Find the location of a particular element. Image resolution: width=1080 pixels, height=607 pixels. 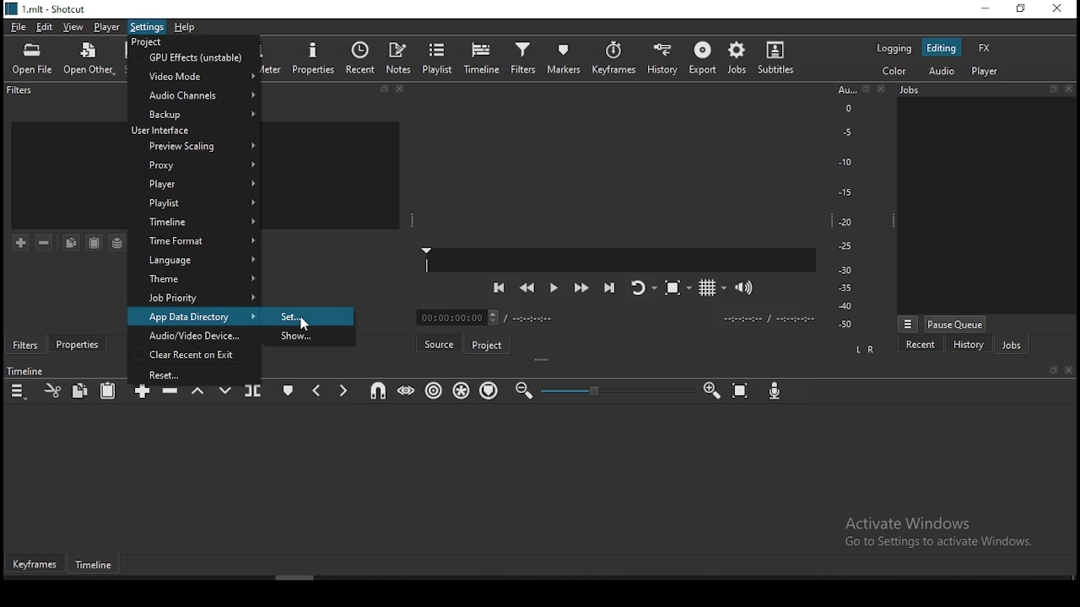

show volume control is located at coordinates (747, 285).